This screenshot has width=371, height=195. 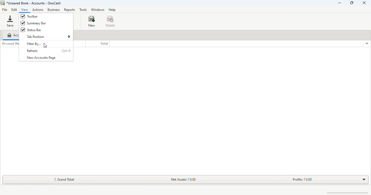 I want to click on Profits: ?0.00, so click(x=302, y=179).